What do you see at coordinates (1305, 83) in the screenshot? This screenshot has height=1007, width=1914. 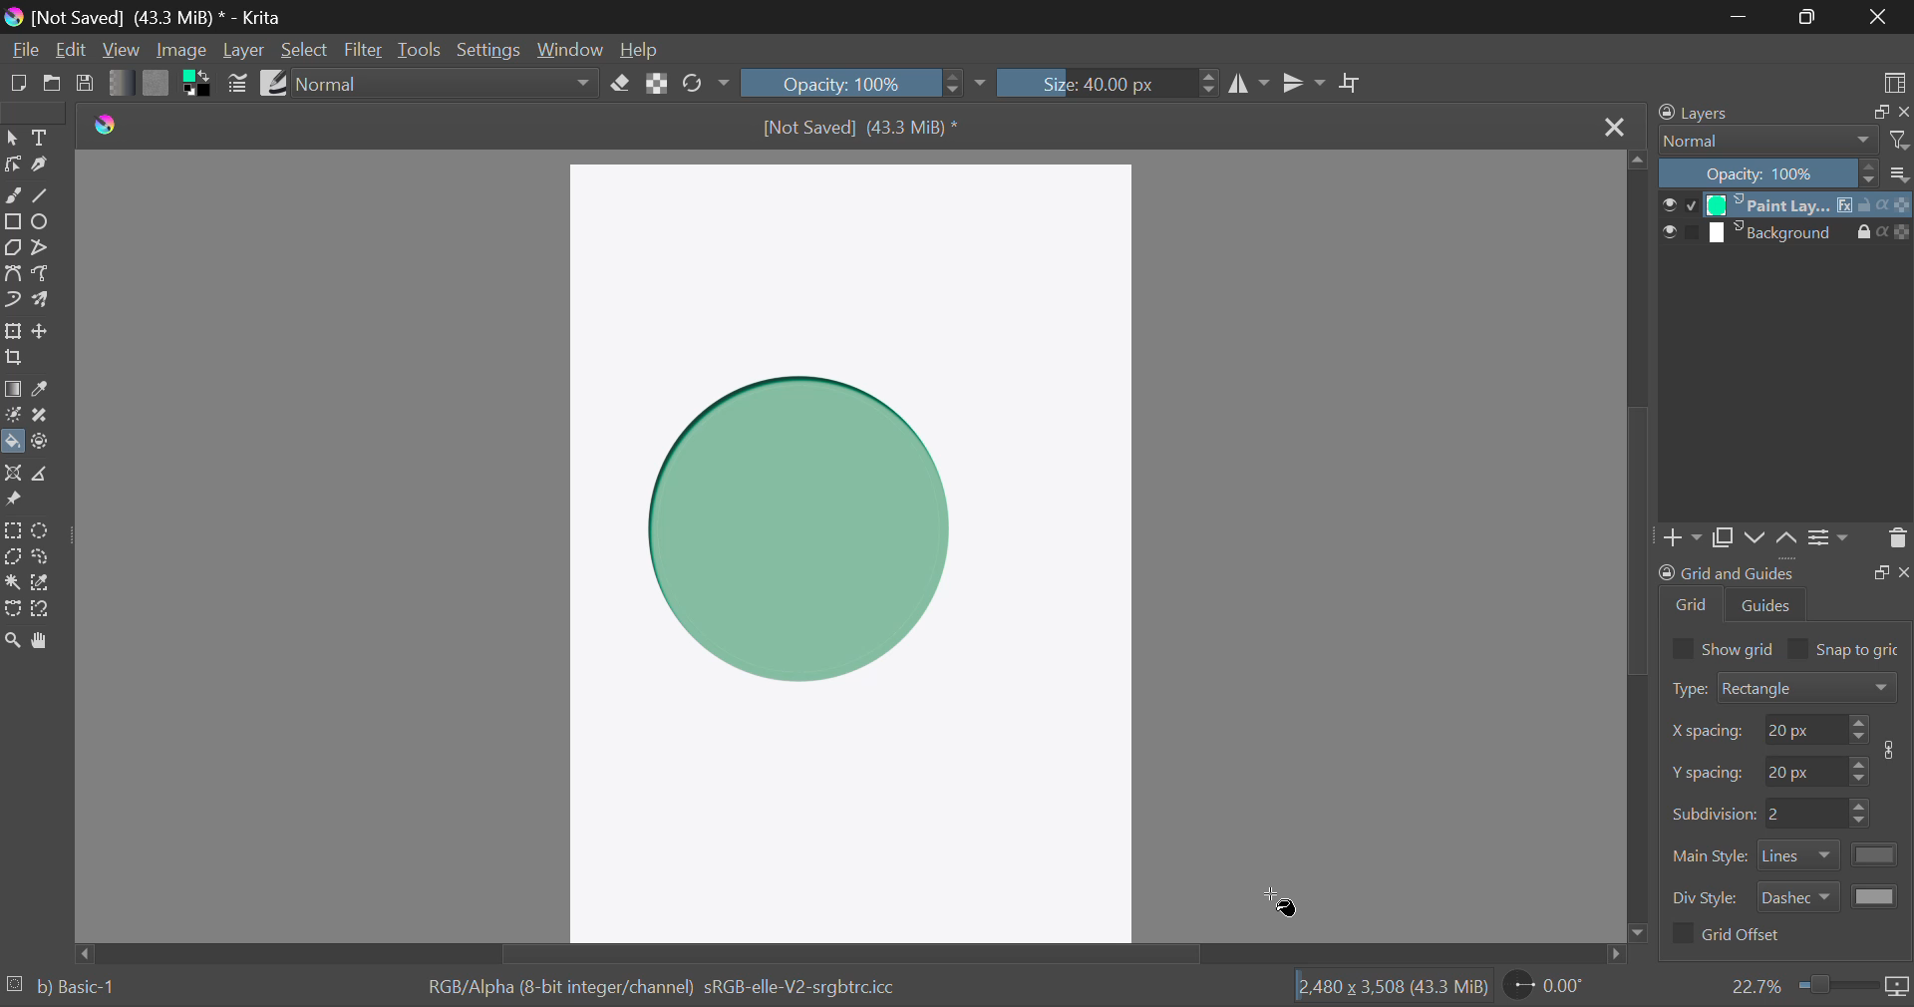 I see `Horizontal Mirror Flip` at bounding box center [1305, 83].